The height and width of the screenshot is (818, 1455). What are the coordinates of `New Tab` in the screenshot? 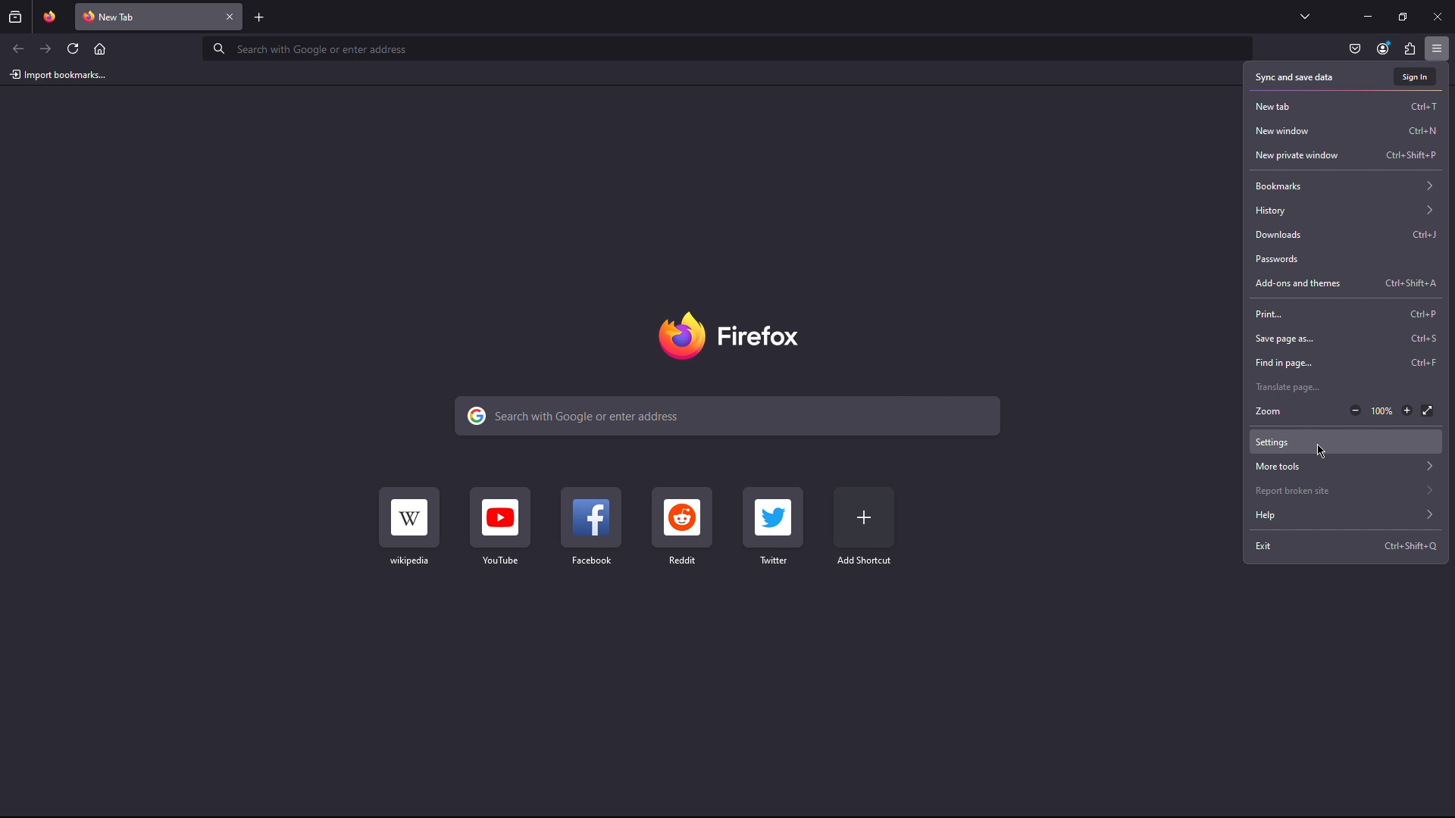 It's located at (148, 17).